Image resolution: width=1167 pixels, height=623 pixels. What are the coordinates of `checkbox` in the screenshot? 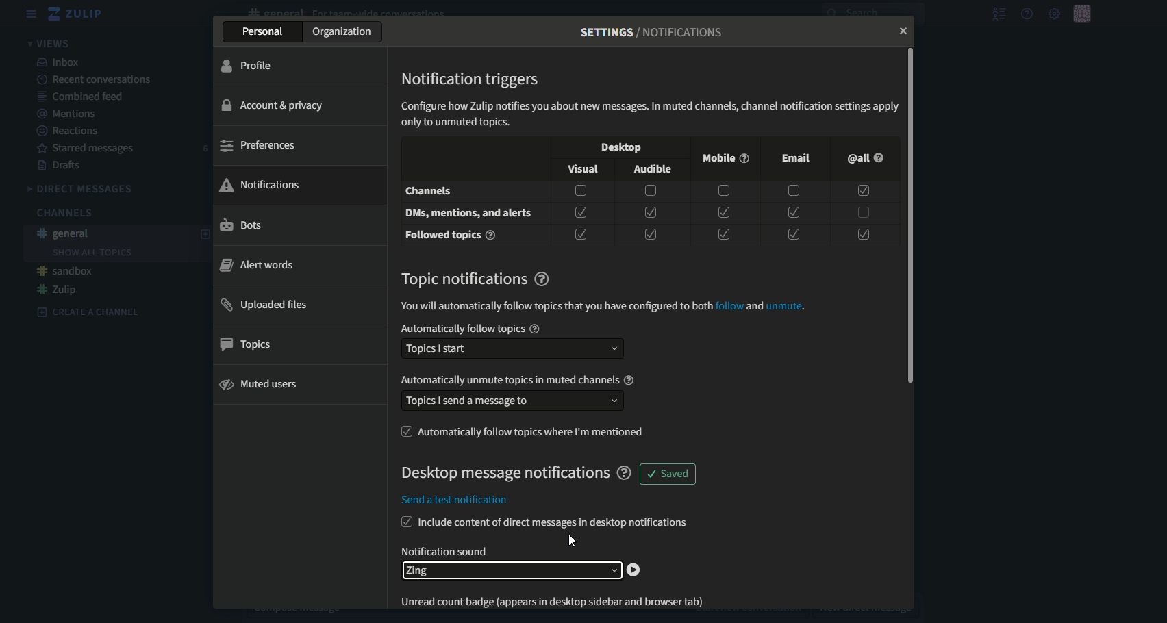 It's located at (404, 522).